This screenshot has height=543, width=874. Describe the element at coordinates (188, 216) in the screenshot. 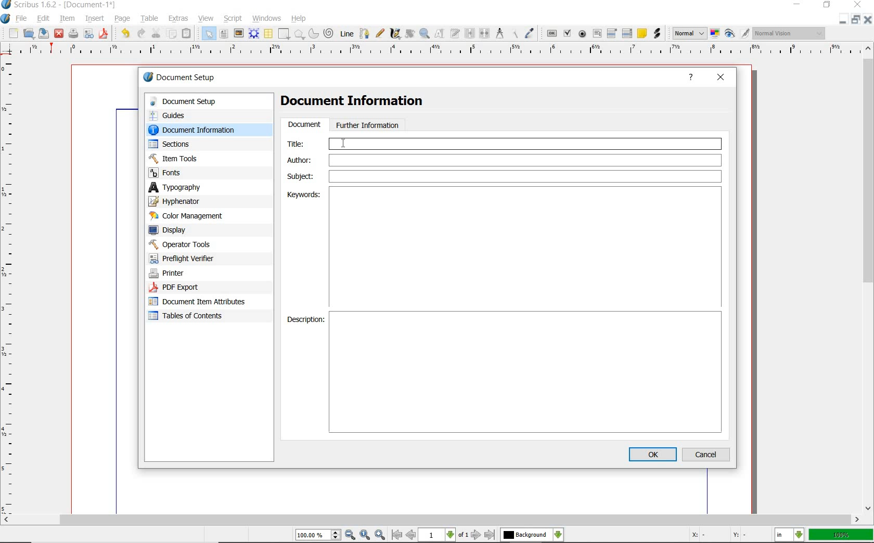

I see `color management` at that location.